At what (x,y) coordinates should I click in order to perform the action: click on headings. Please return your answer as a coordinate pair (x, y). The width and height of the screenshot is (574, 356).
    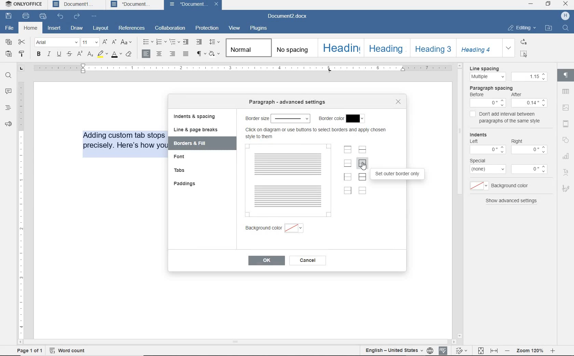
    Looking at the image, I should click on (7, 108).